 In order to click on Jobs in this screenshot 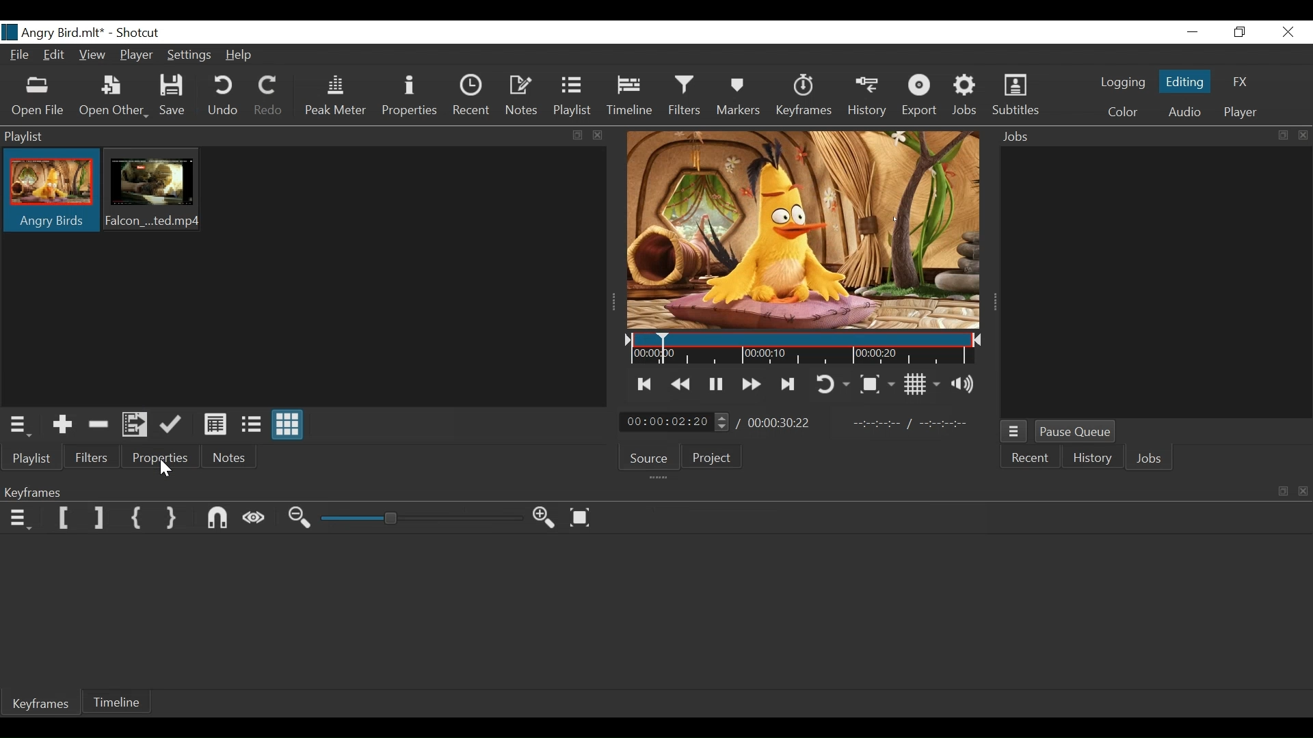, I will do `click(1150, 459)`.